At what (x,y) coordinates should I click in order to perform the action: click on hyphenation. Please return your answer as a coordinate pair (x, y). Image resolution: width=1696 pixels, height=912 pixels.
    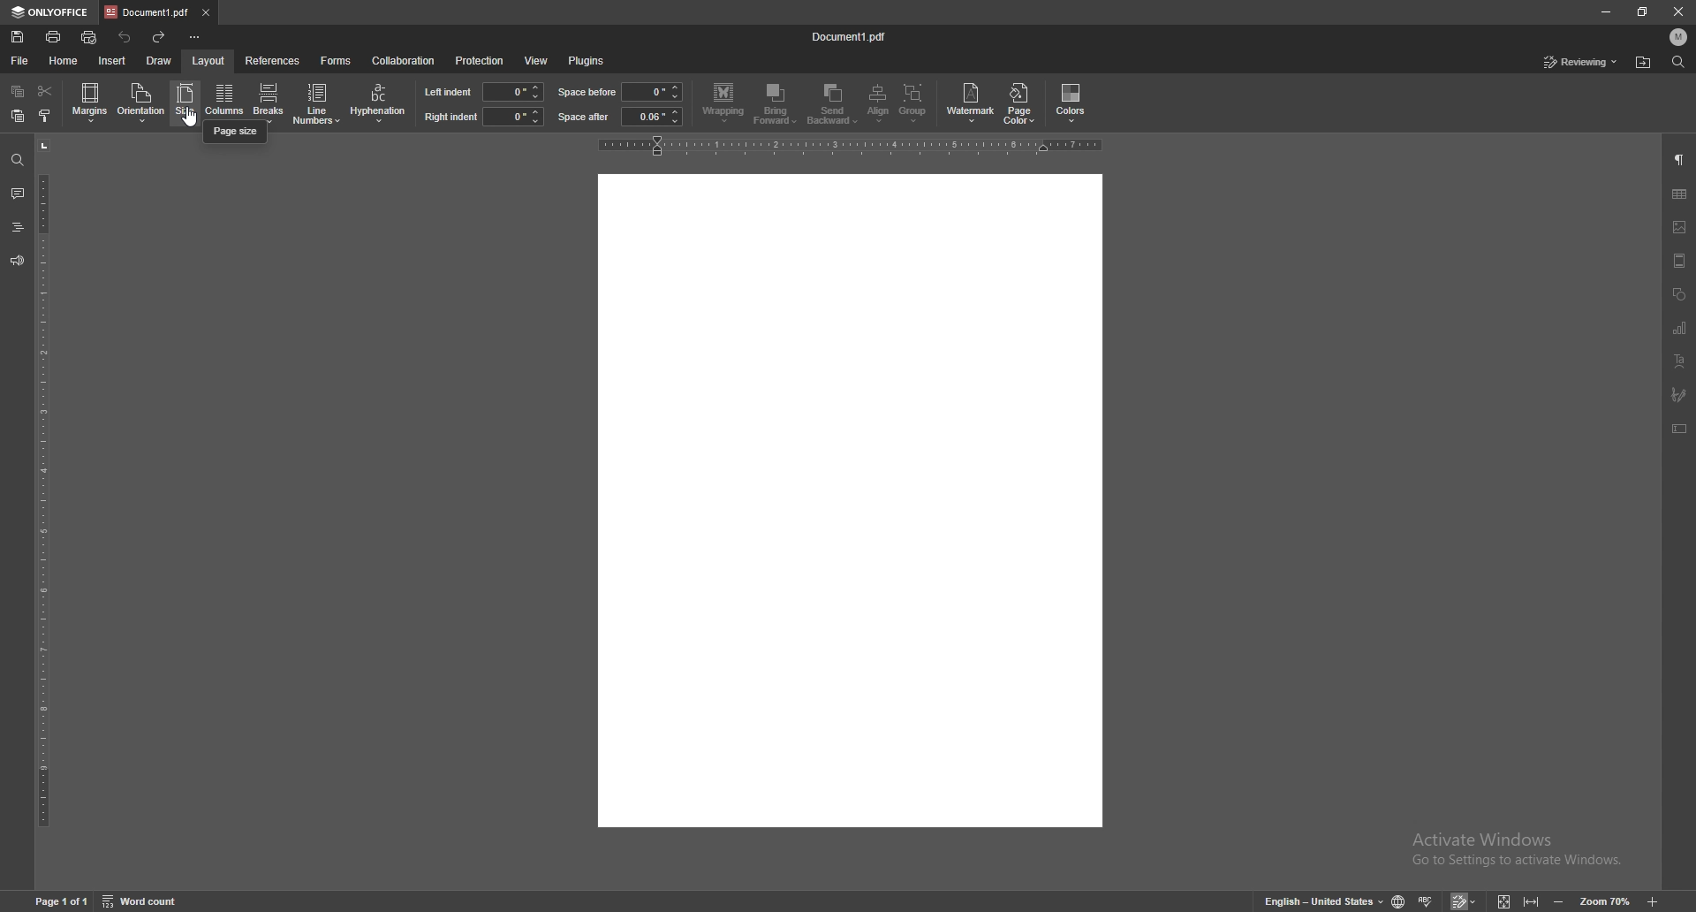
    Looking at the image, I should click on (378, 103).